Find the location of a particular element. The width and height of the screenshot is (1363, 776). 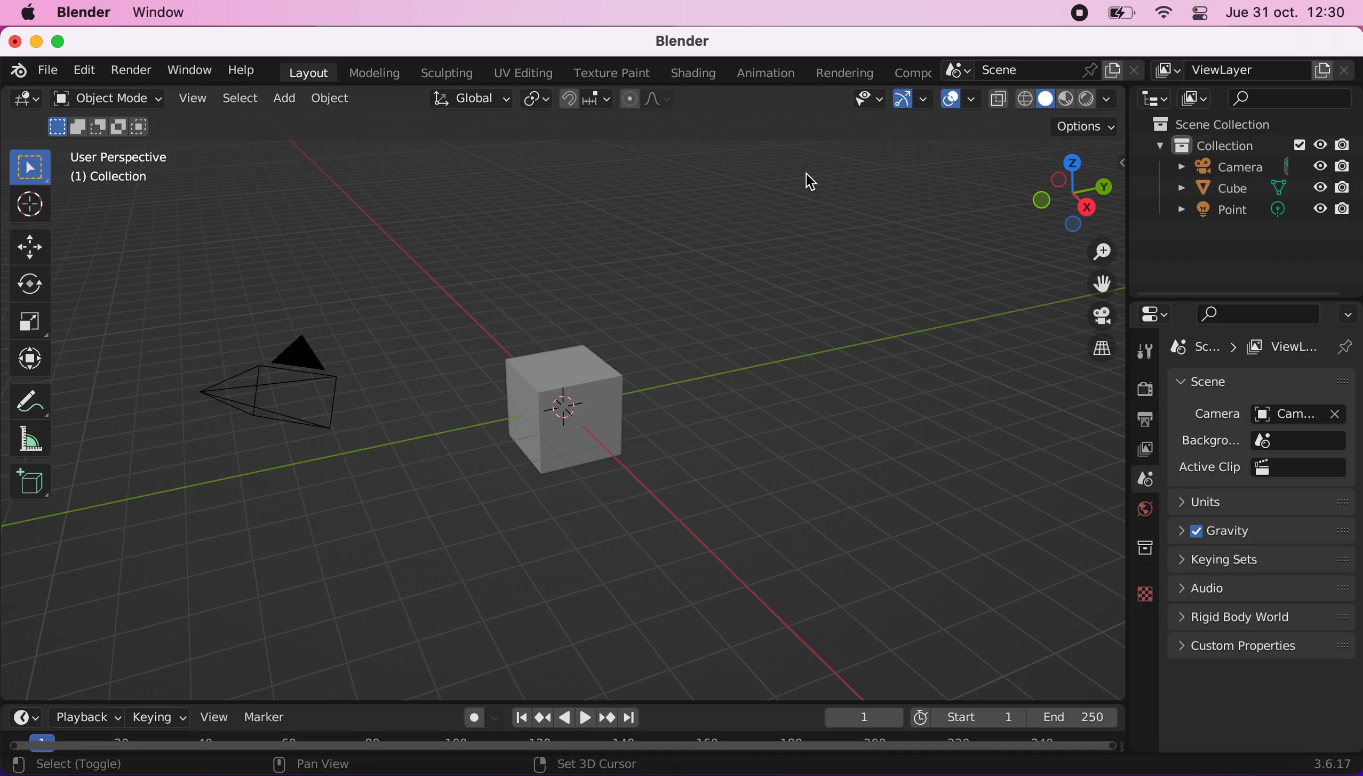

viewlayer is located at coordinates (1289, 347).